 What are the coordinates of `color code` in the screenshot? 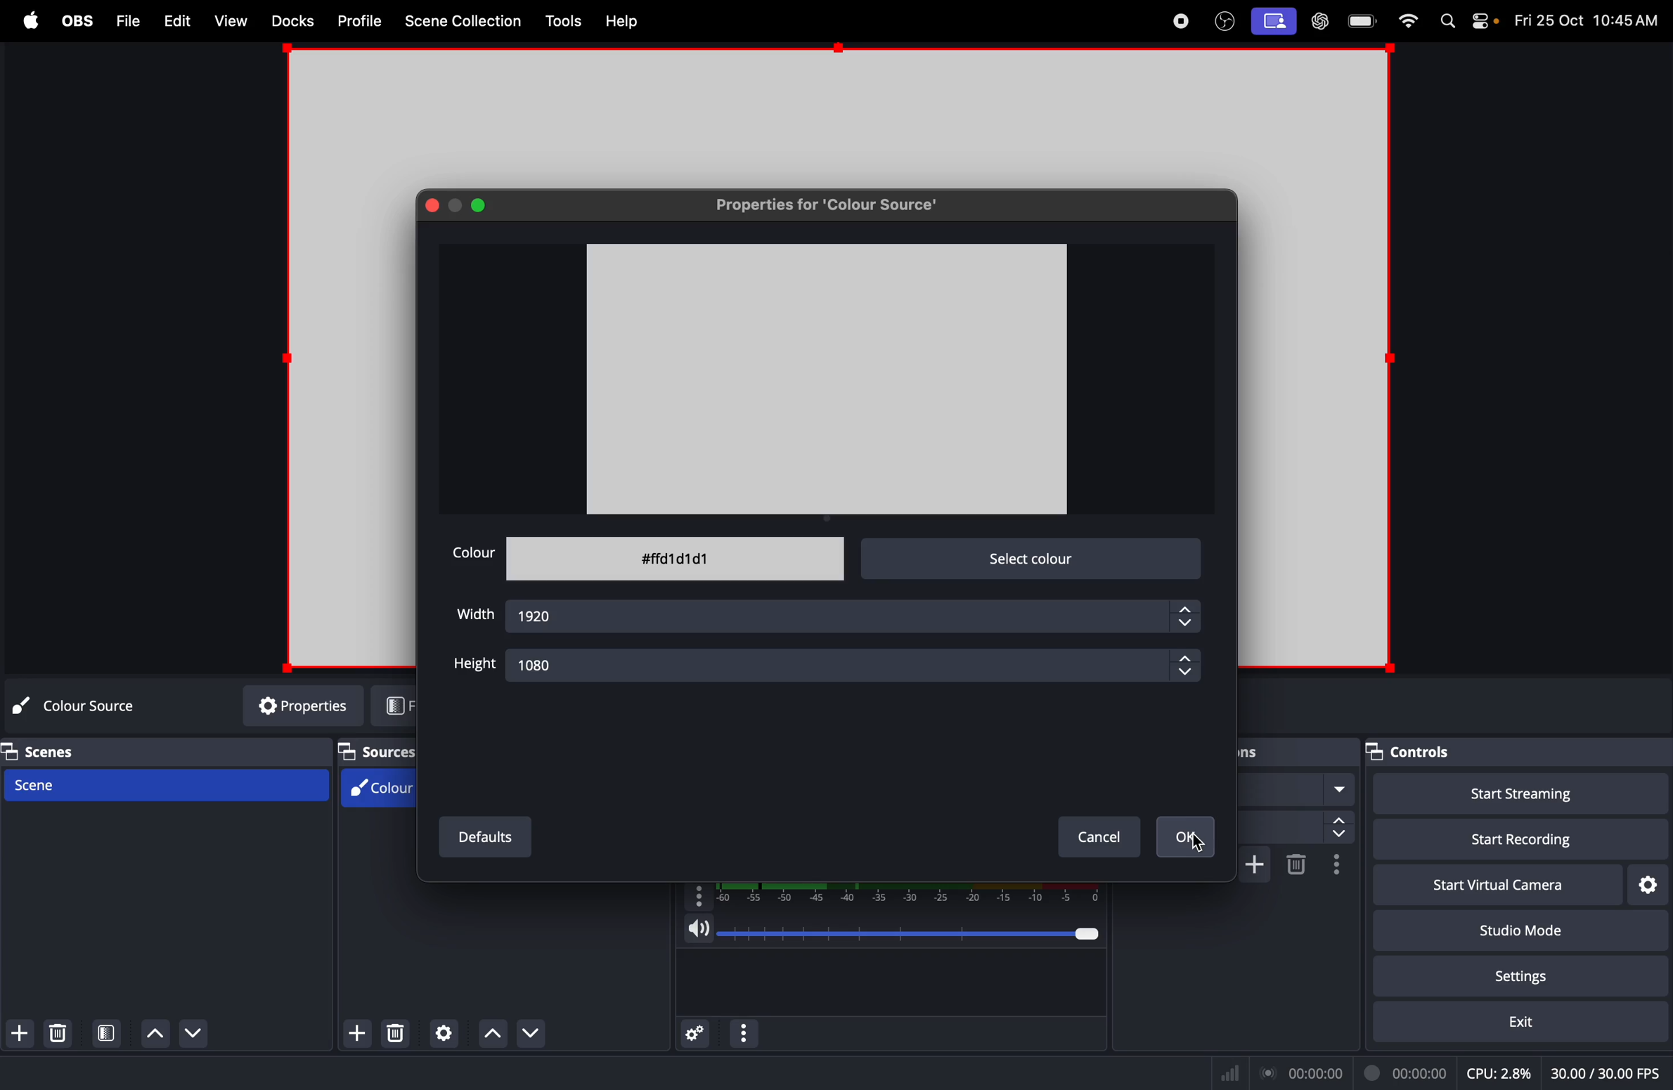 It's located at (676, 557).